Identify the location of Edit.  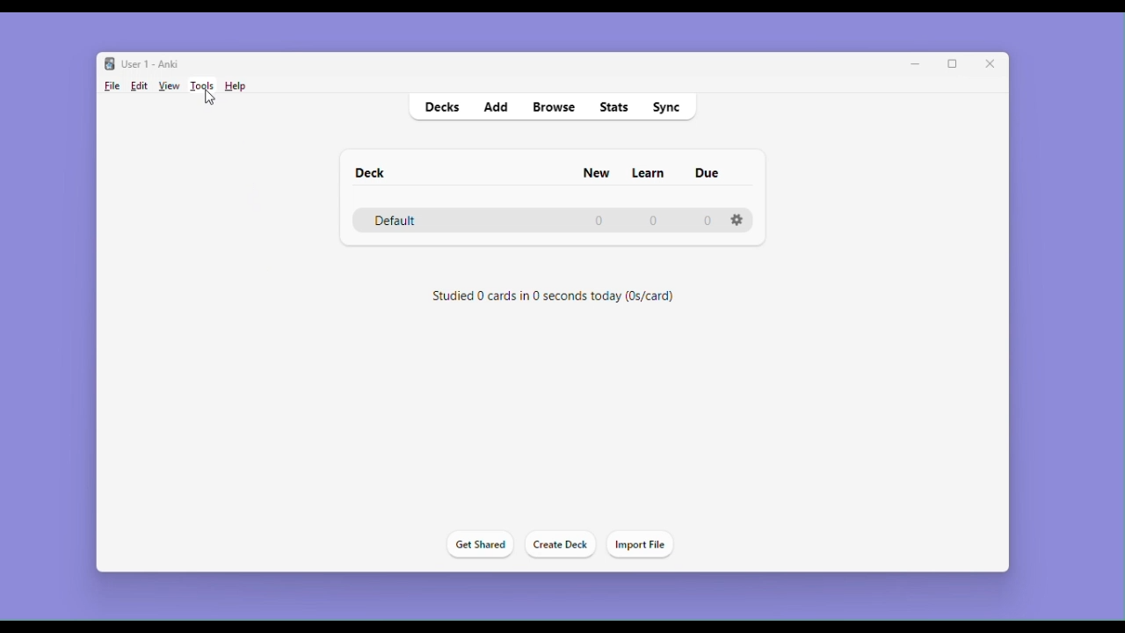
(139, 86).